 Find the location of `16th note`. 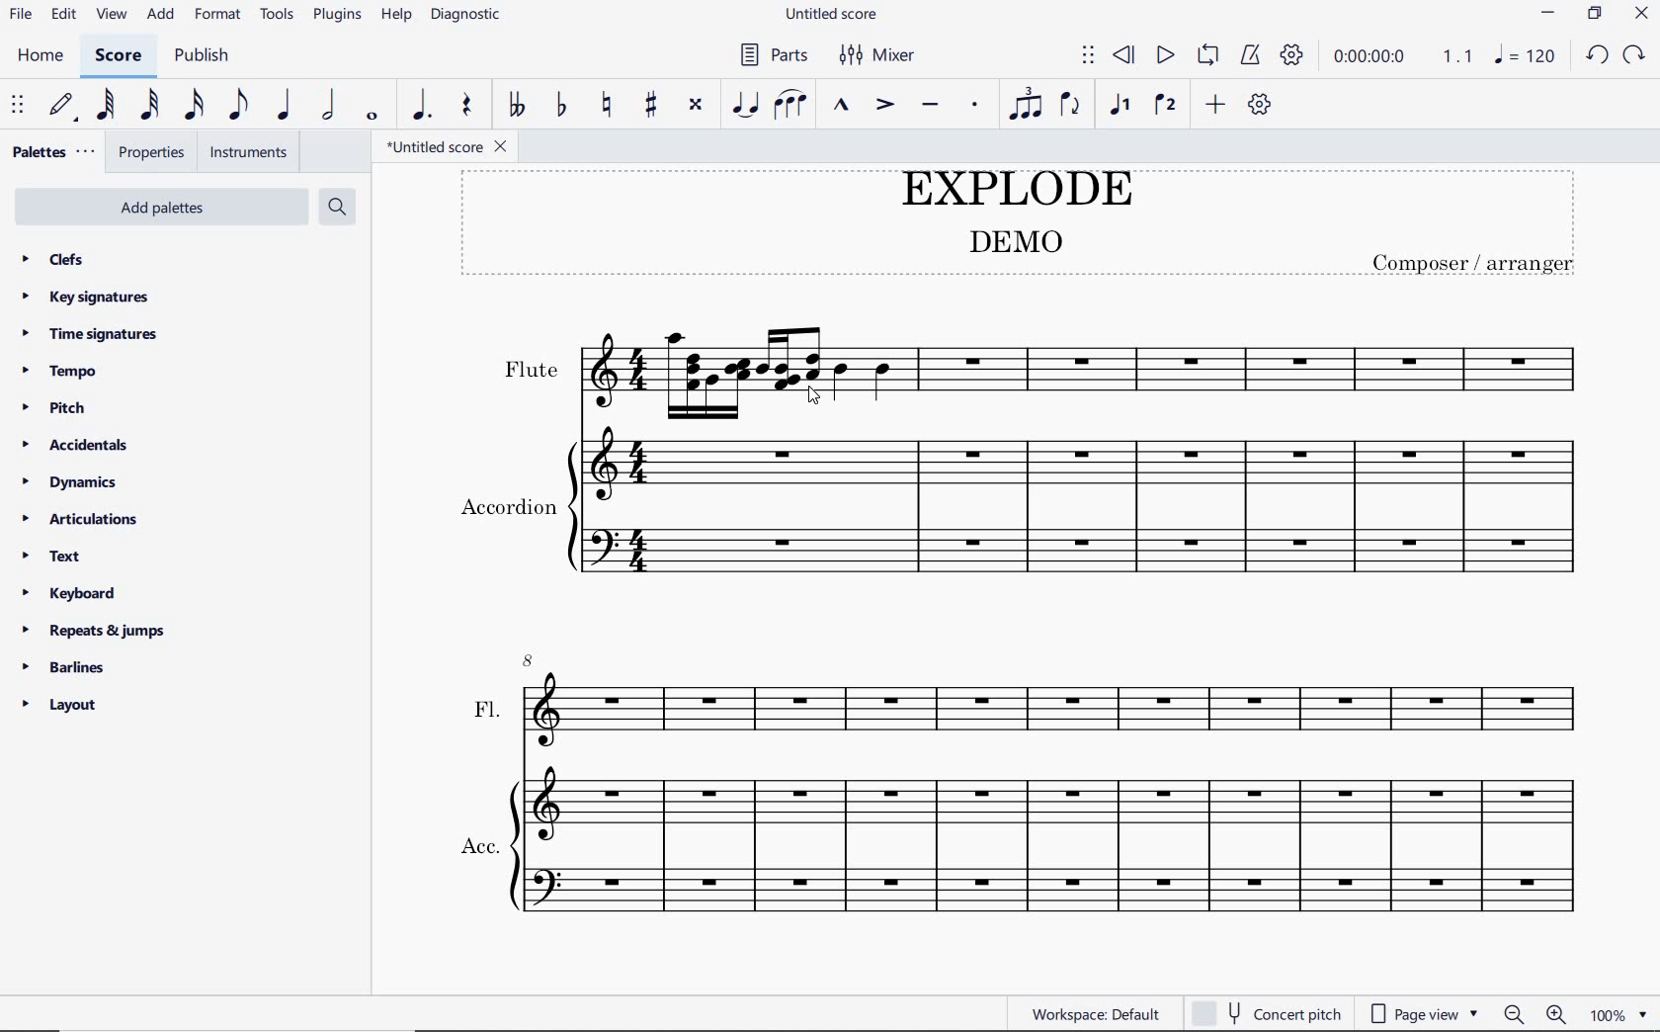

16th note is located at coordinates (197, 107).